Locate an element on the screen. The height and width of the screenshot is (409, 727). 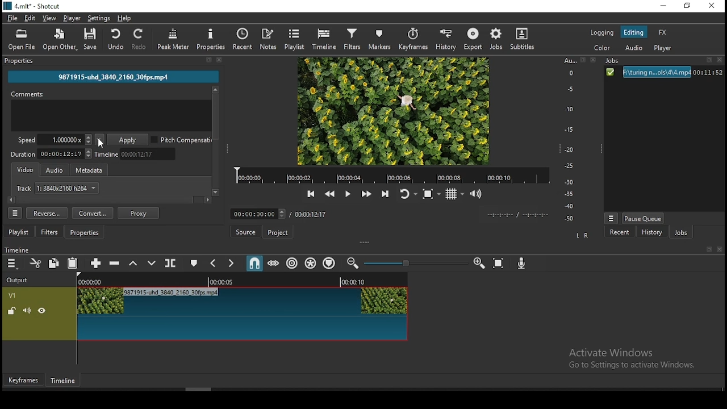
metadata is located at coordinates (90, 170).